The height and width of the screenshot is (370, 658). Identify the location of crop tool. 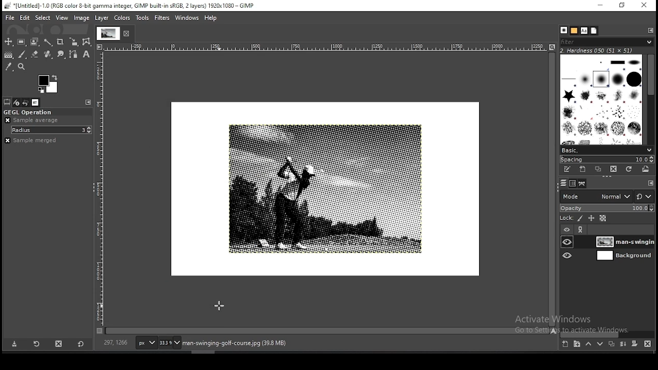
(61, 42).